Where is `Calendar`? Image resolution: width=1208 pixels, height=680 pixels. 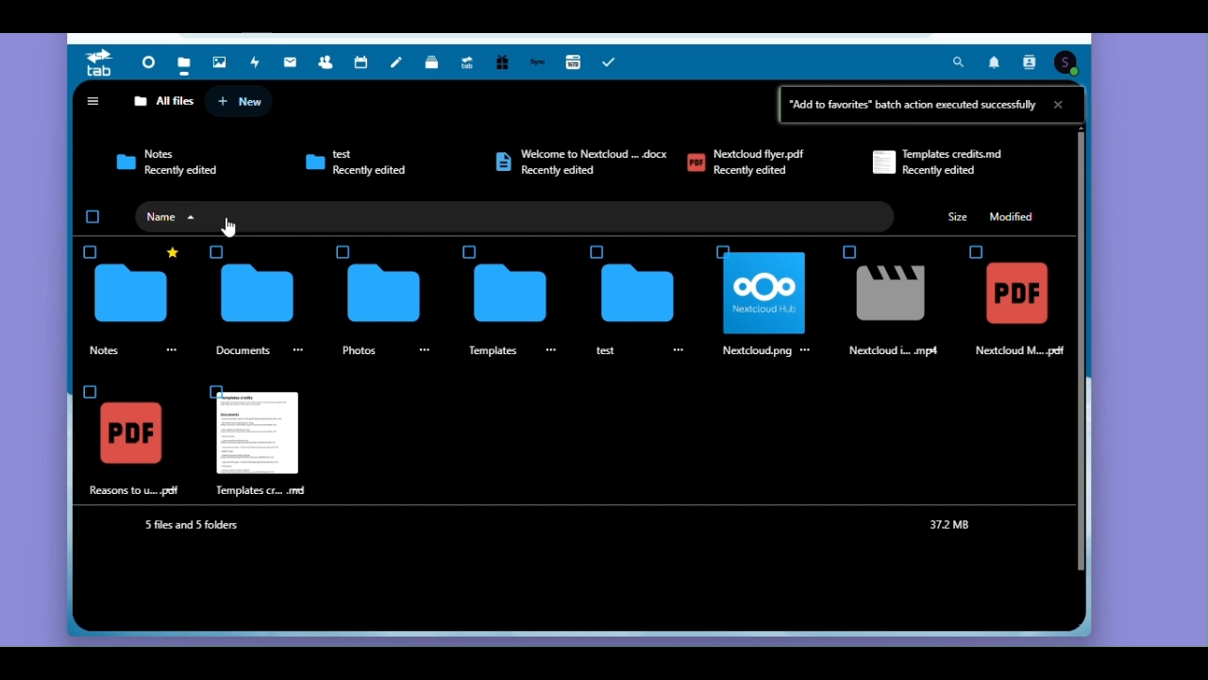
Calendar is located at coordinates (360, 62).